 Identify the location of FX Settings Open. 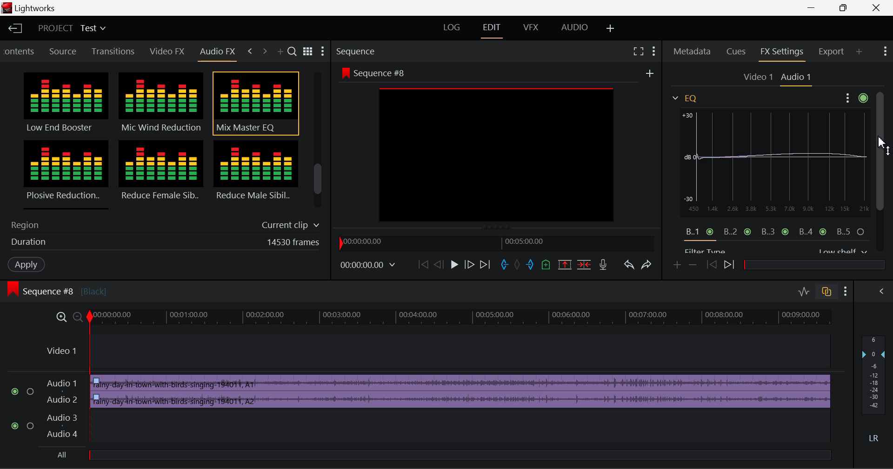
(782, 53).